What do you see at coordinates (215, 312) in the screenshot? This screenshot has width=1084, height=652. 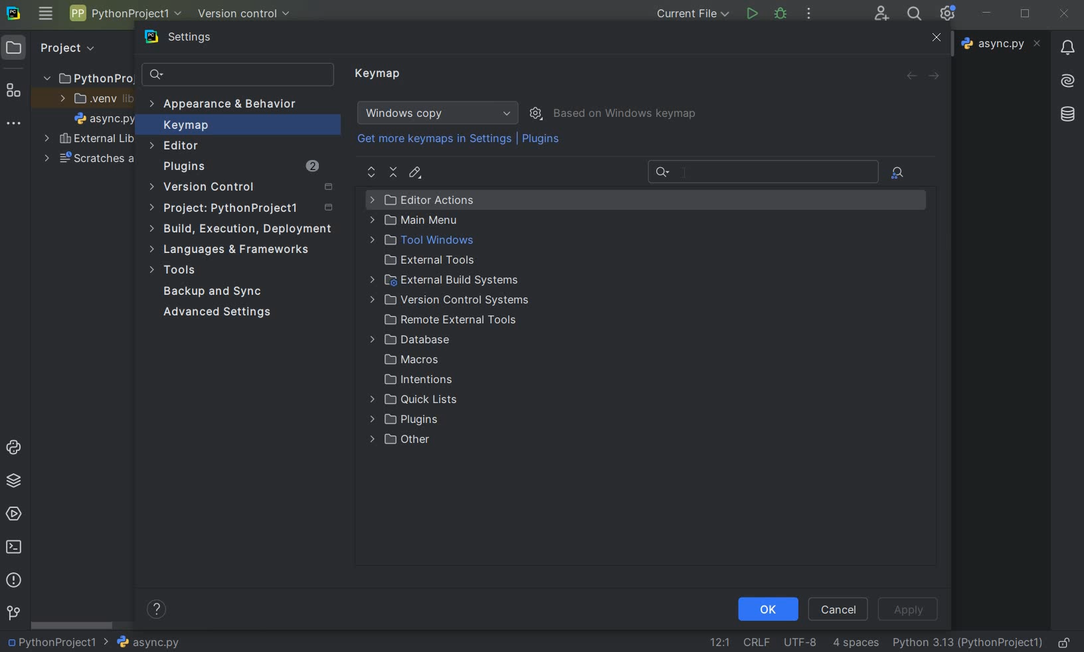 I see `advanced settings` at bounding box center [215, 312].